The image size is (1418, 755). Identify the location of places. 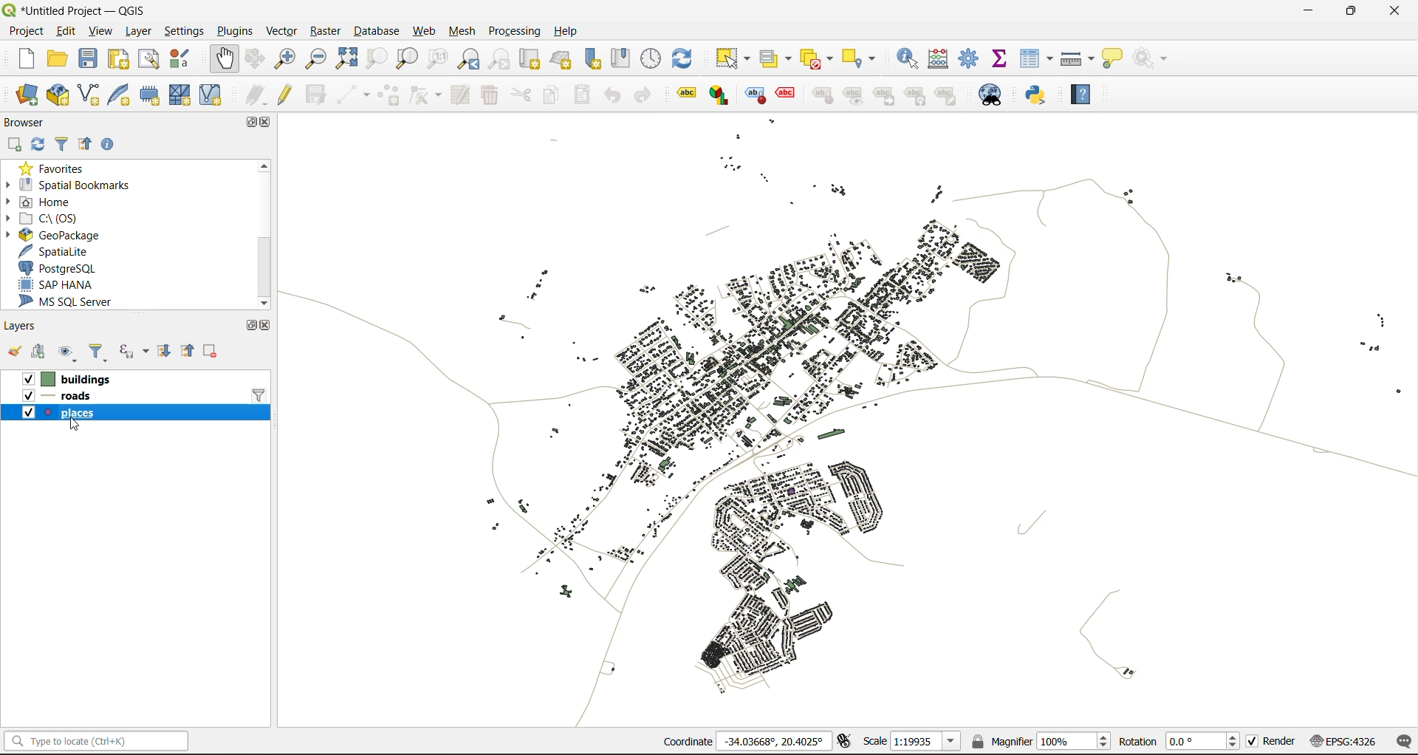
(81, 414).